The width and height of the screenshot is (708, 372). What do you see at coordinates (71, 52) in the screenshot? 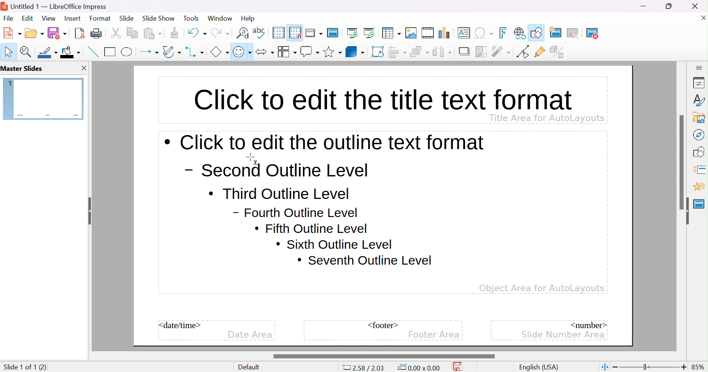
I see `fill color` at bounding box center [71, 52].